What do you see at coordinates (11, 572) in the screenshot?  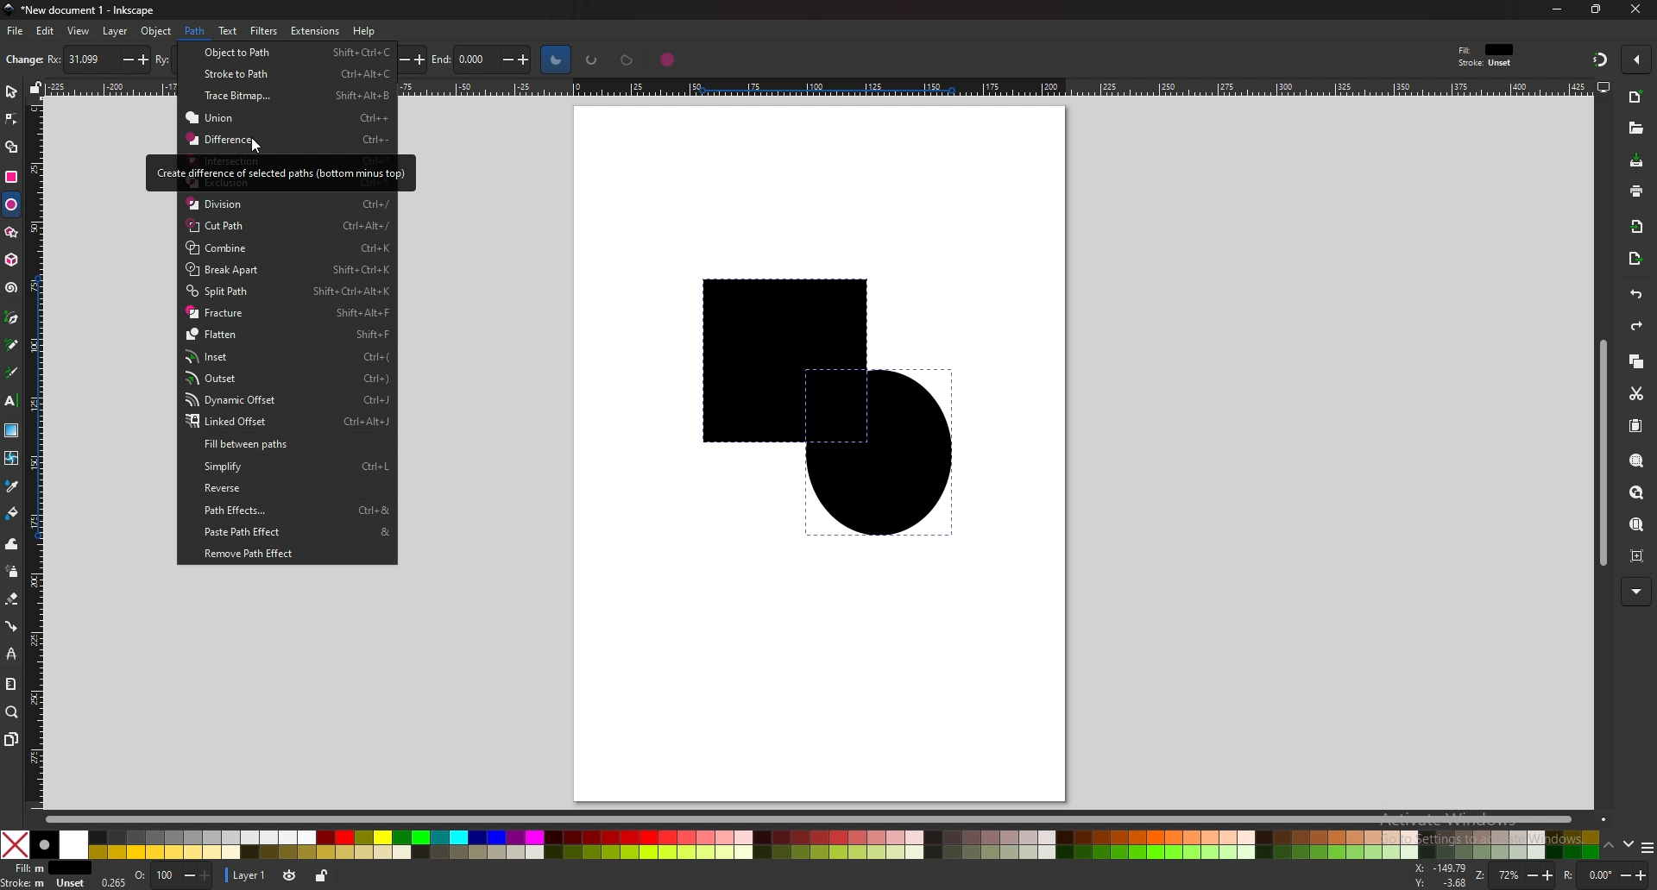 I see `spray` at bounding box center [11, 572].